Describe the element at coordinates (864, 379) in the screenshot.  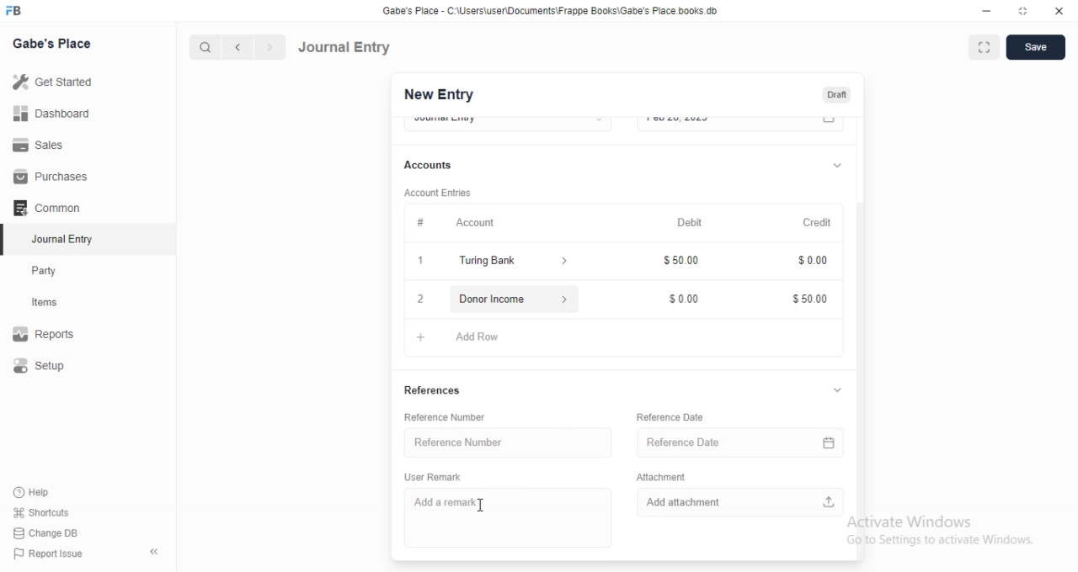
I see `vertical scrollbar` at that location.